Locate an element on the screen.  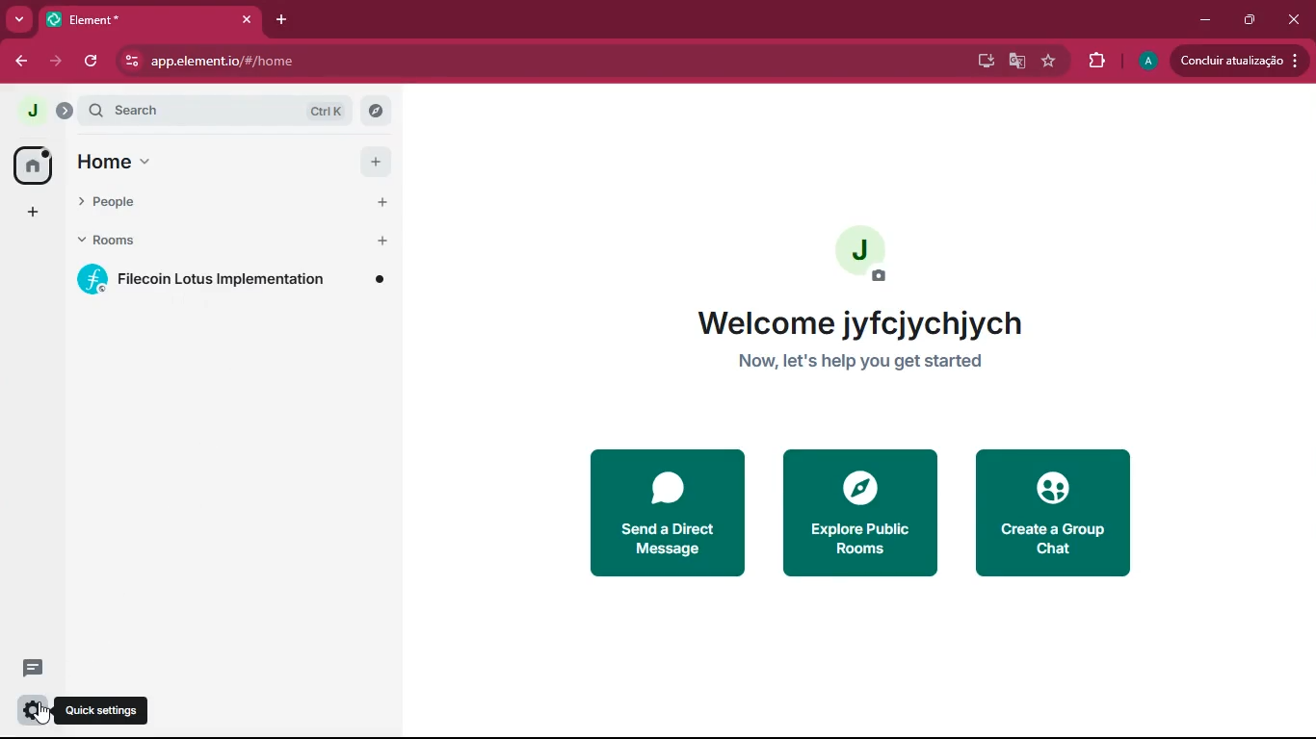
rooms is located at coordinates (212, 242).